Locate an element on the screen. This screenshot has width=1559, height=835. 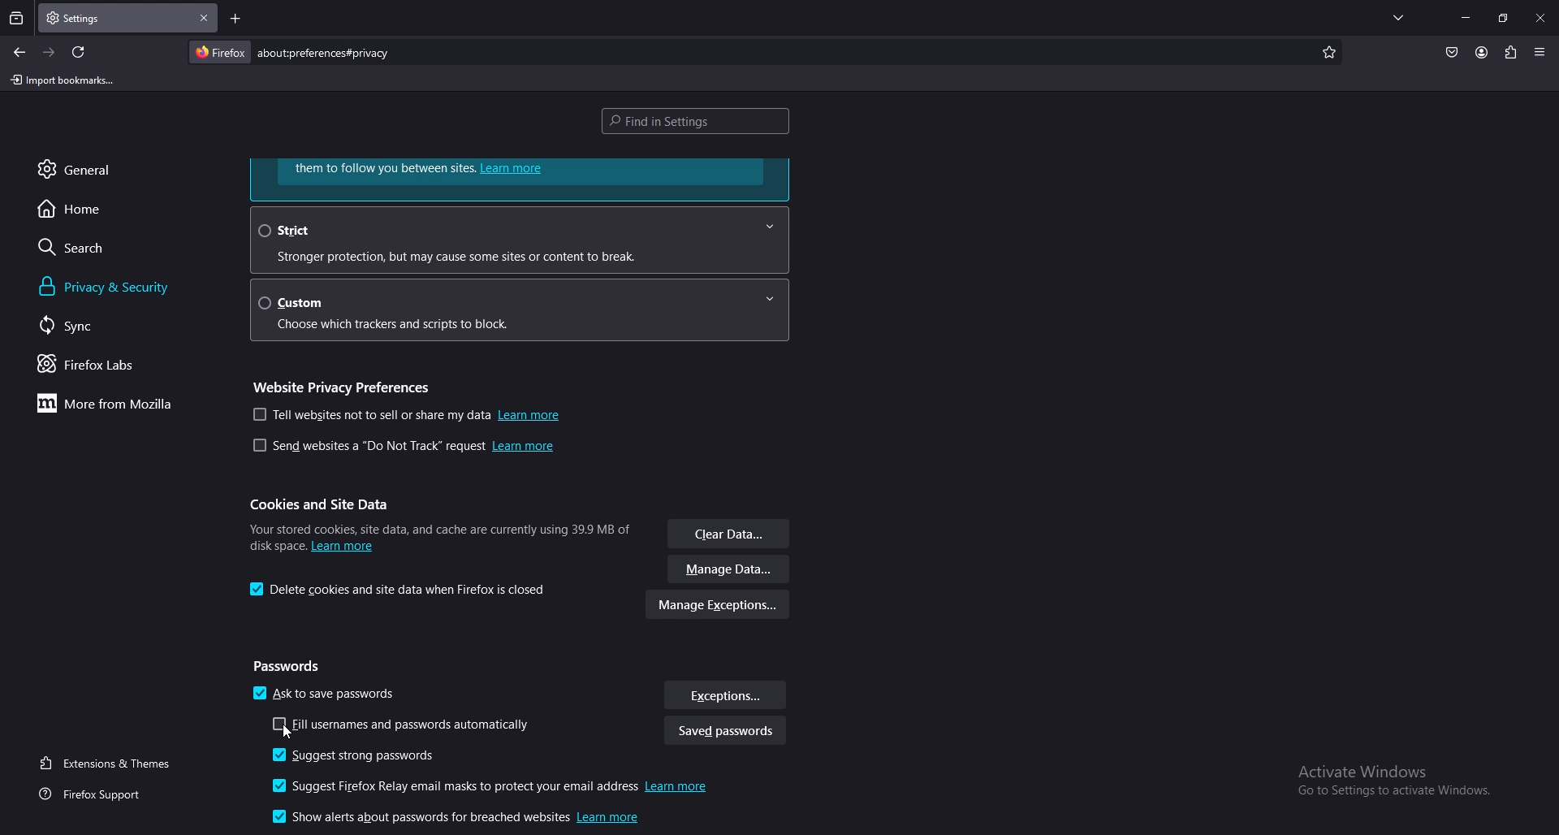
add tab is located at coordinates (234, 18).